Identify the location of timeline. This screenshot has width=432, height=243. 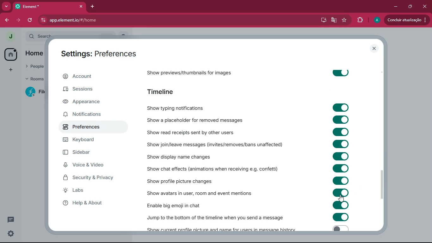
(164, 91).